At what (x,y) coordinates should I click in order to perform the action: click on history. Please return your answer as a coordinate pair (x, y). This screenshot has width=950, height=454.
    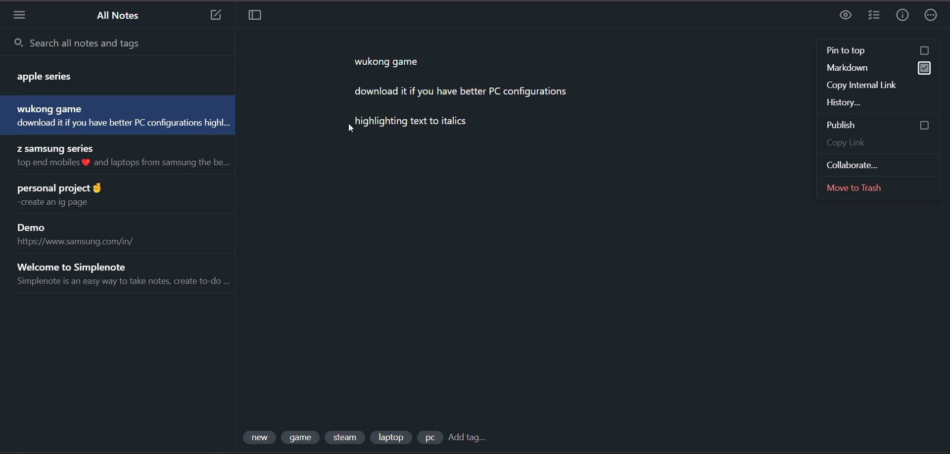
    Looking at the image, I should click on (875, 102).